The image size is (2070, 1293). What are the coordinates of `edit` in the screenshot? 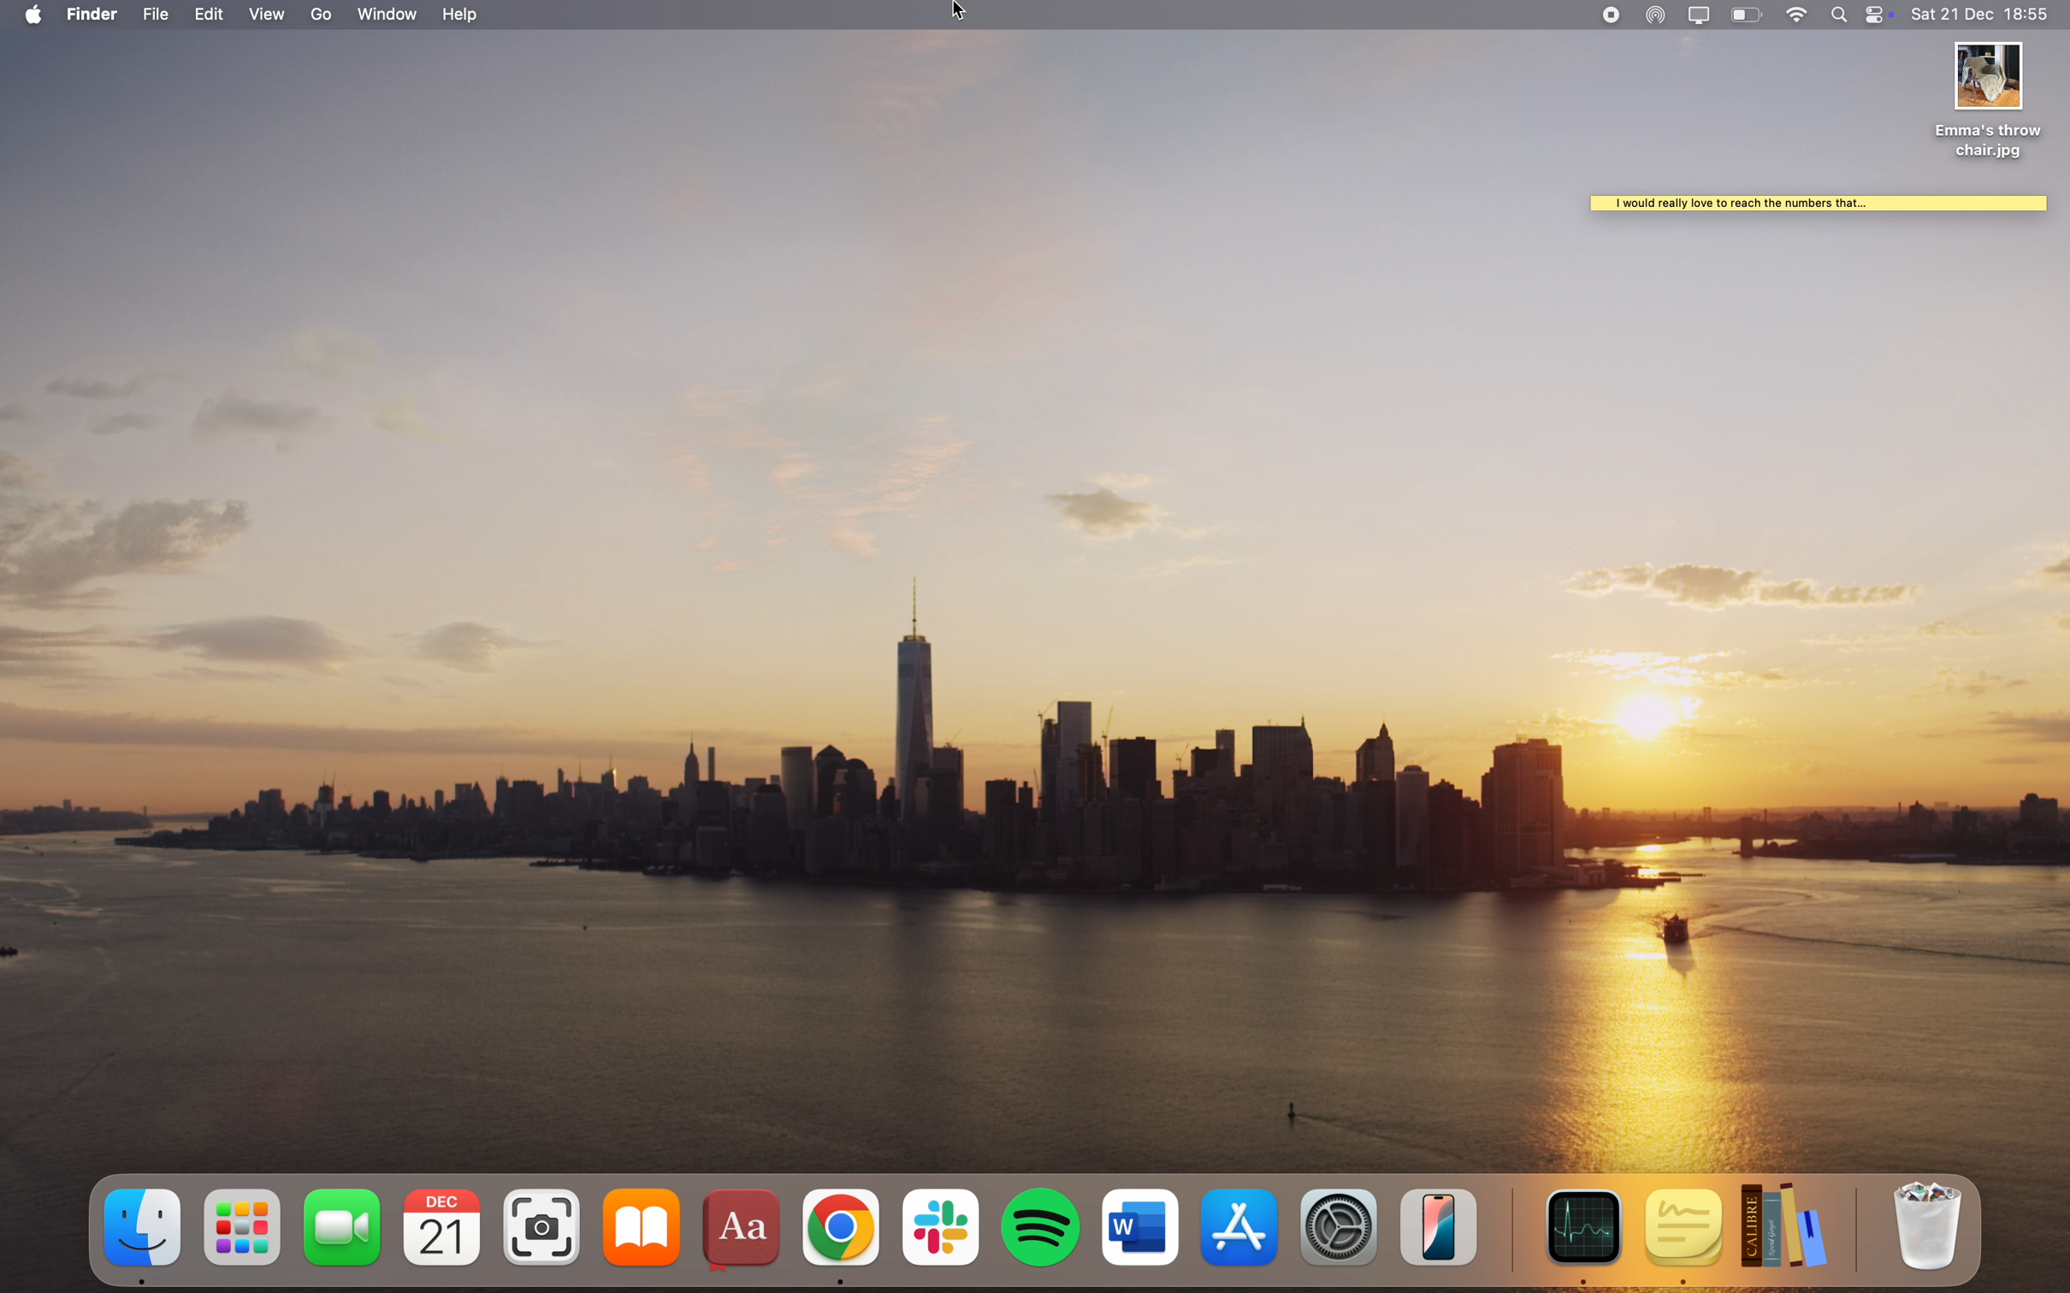 It's located at (210, 15).